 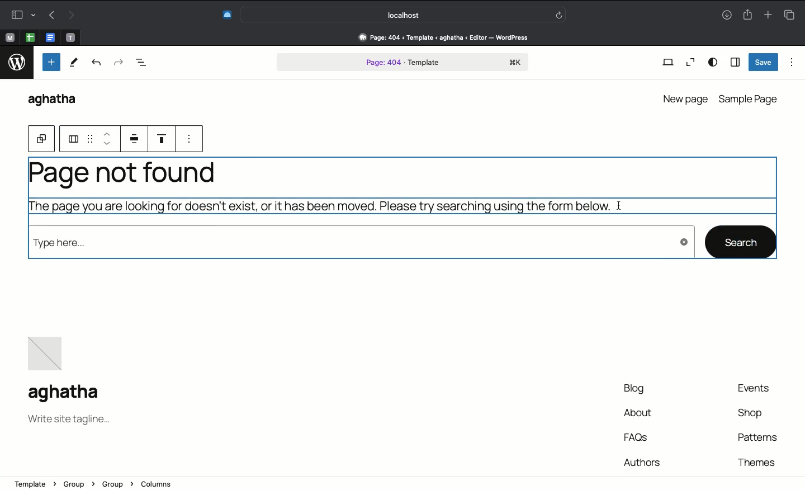 I want to click on Tools, so click(x=73, y=63).